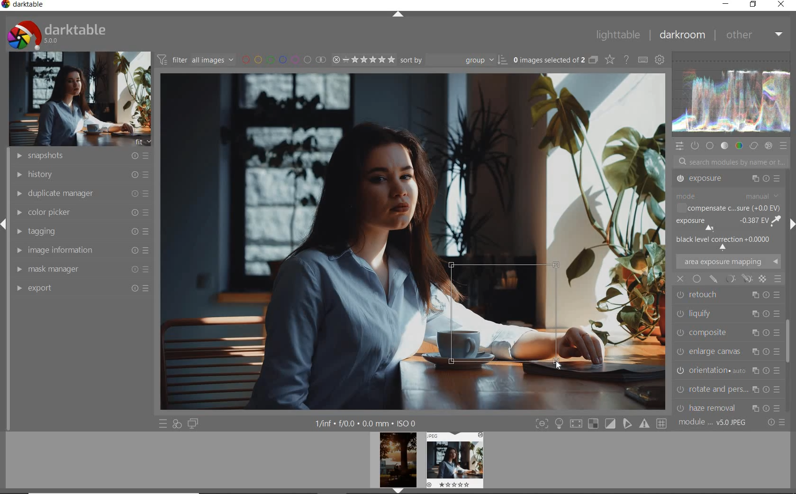 Image resolution: width=796 pixels, height=494 pixels. I want to click on OTHER INTERFACE DETAILS, so click(366, 423).